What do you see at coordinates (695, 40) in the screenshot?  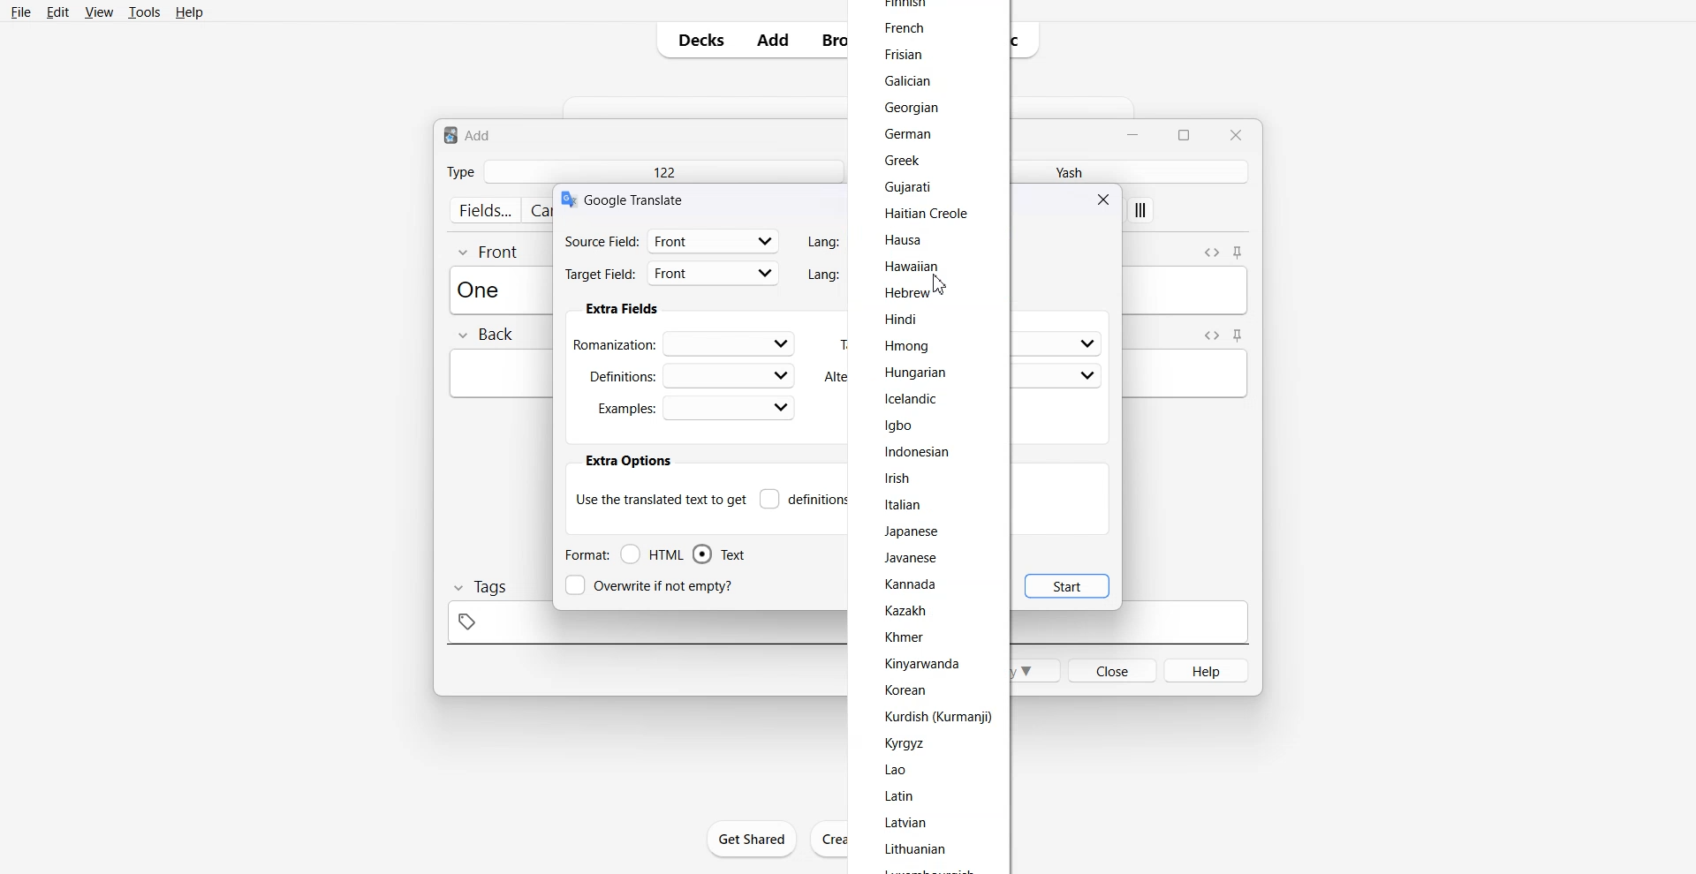 I see `Decks` at bounding box center [695, 40].